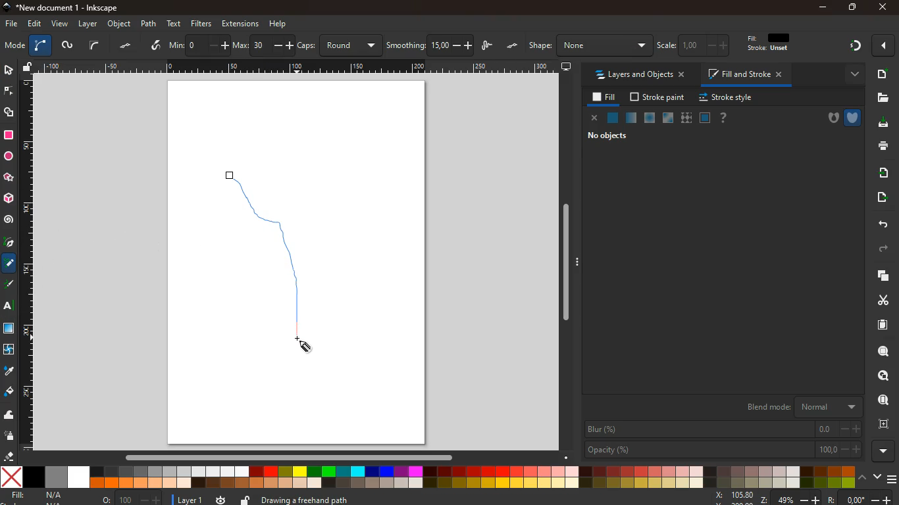  Describe the element at coordinates (280, 262) in the screenshot. I see `draw` at that location.